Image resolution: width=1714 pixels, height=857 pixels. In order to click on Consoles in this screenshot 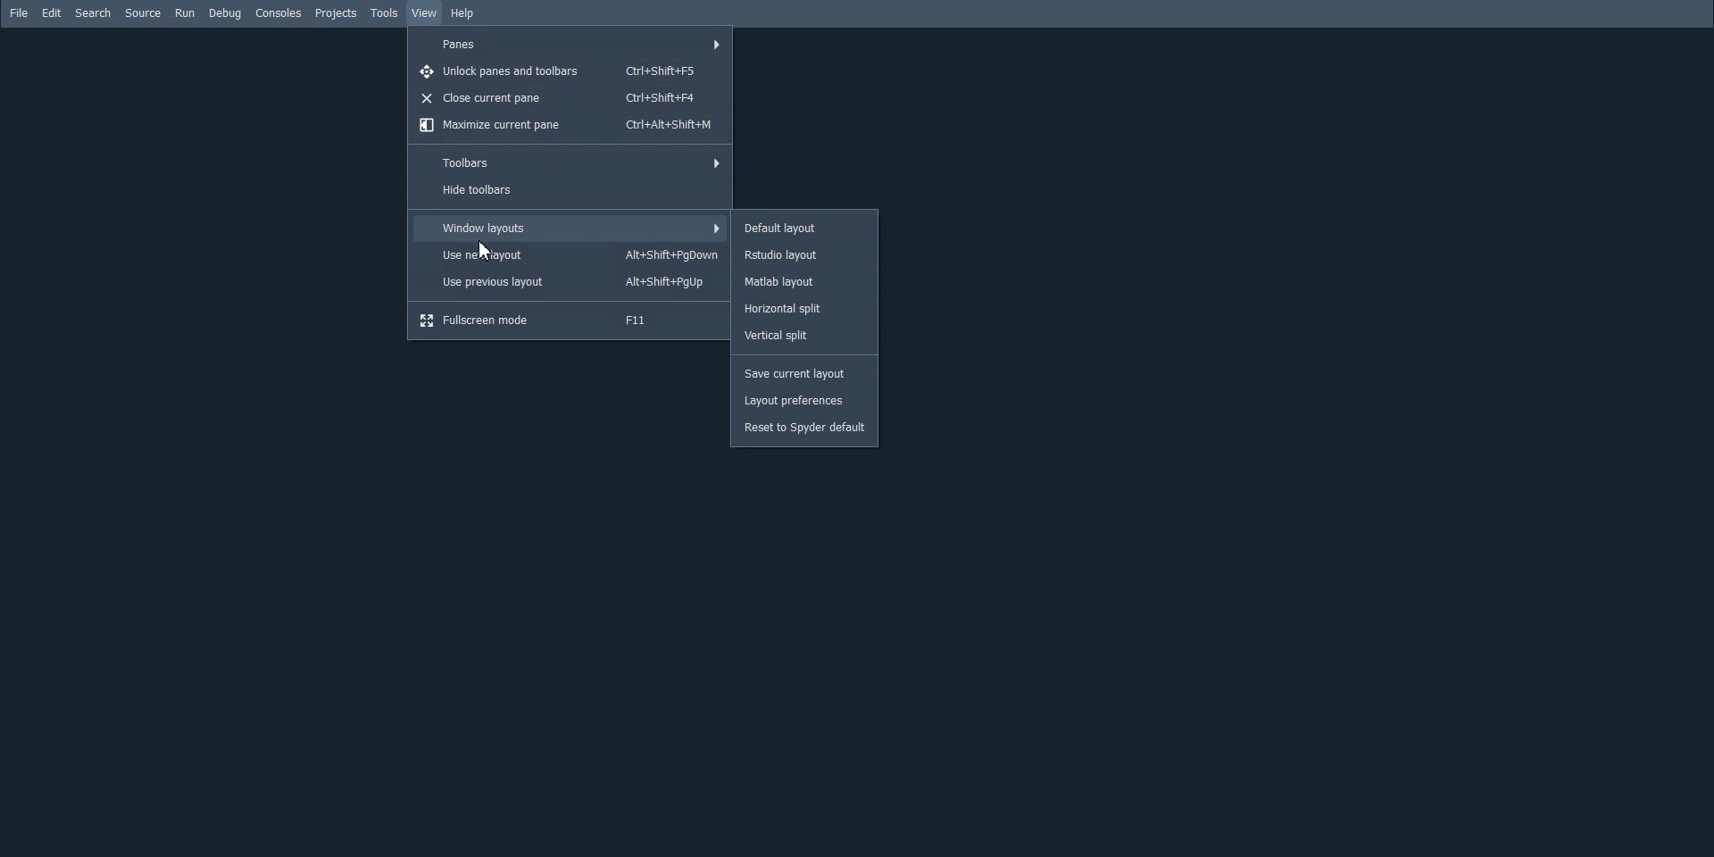, I will do `click(279, 12)`.